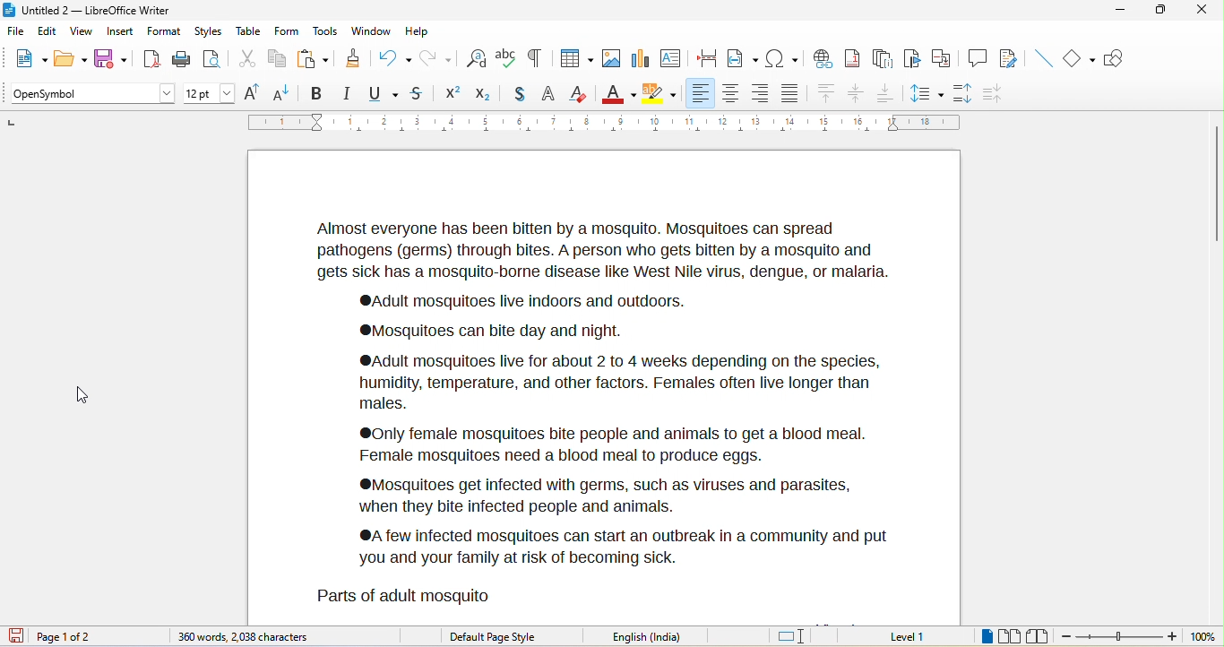 This screenshot has height=647, width=1224. Describe the element at coordinates (671, 56) in the screenshot. I see `text box` at that location.